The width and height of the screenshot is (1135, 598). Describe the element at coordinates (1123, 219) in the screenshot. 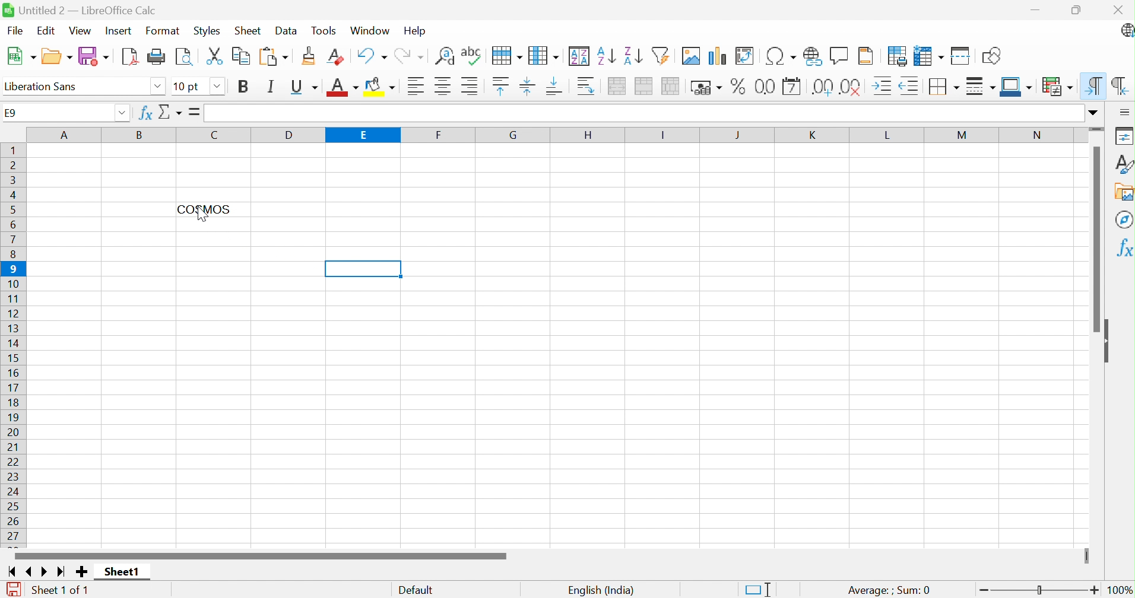

I see `Navigator` at that location.